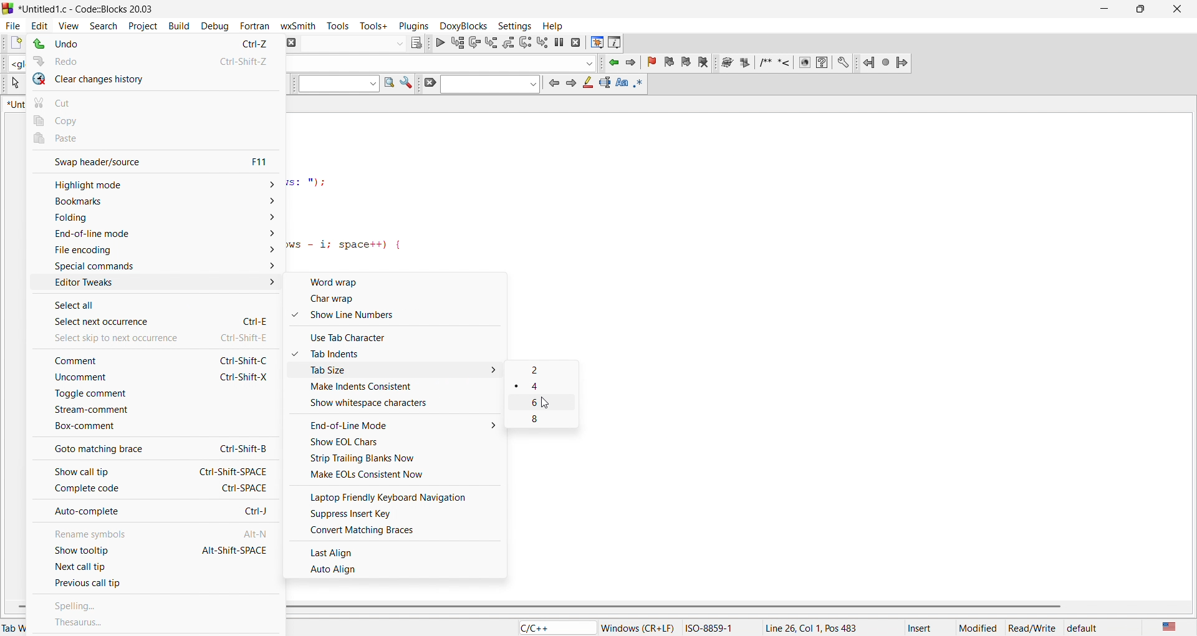  What do you see at coordinates (157, 568) in the screenshot?
I see `next call tip` at bounding box center [157, 568].